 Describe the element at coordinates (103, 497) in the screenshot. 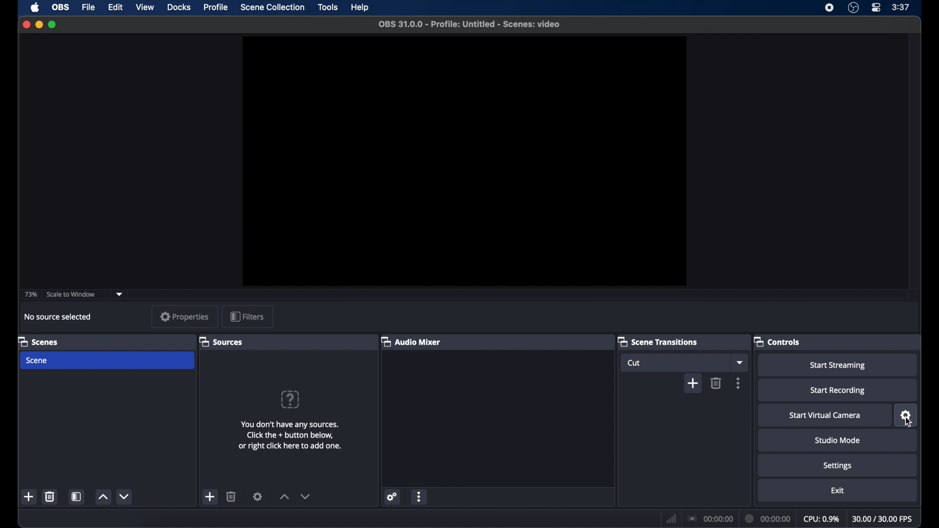

I see `increment` at that location.